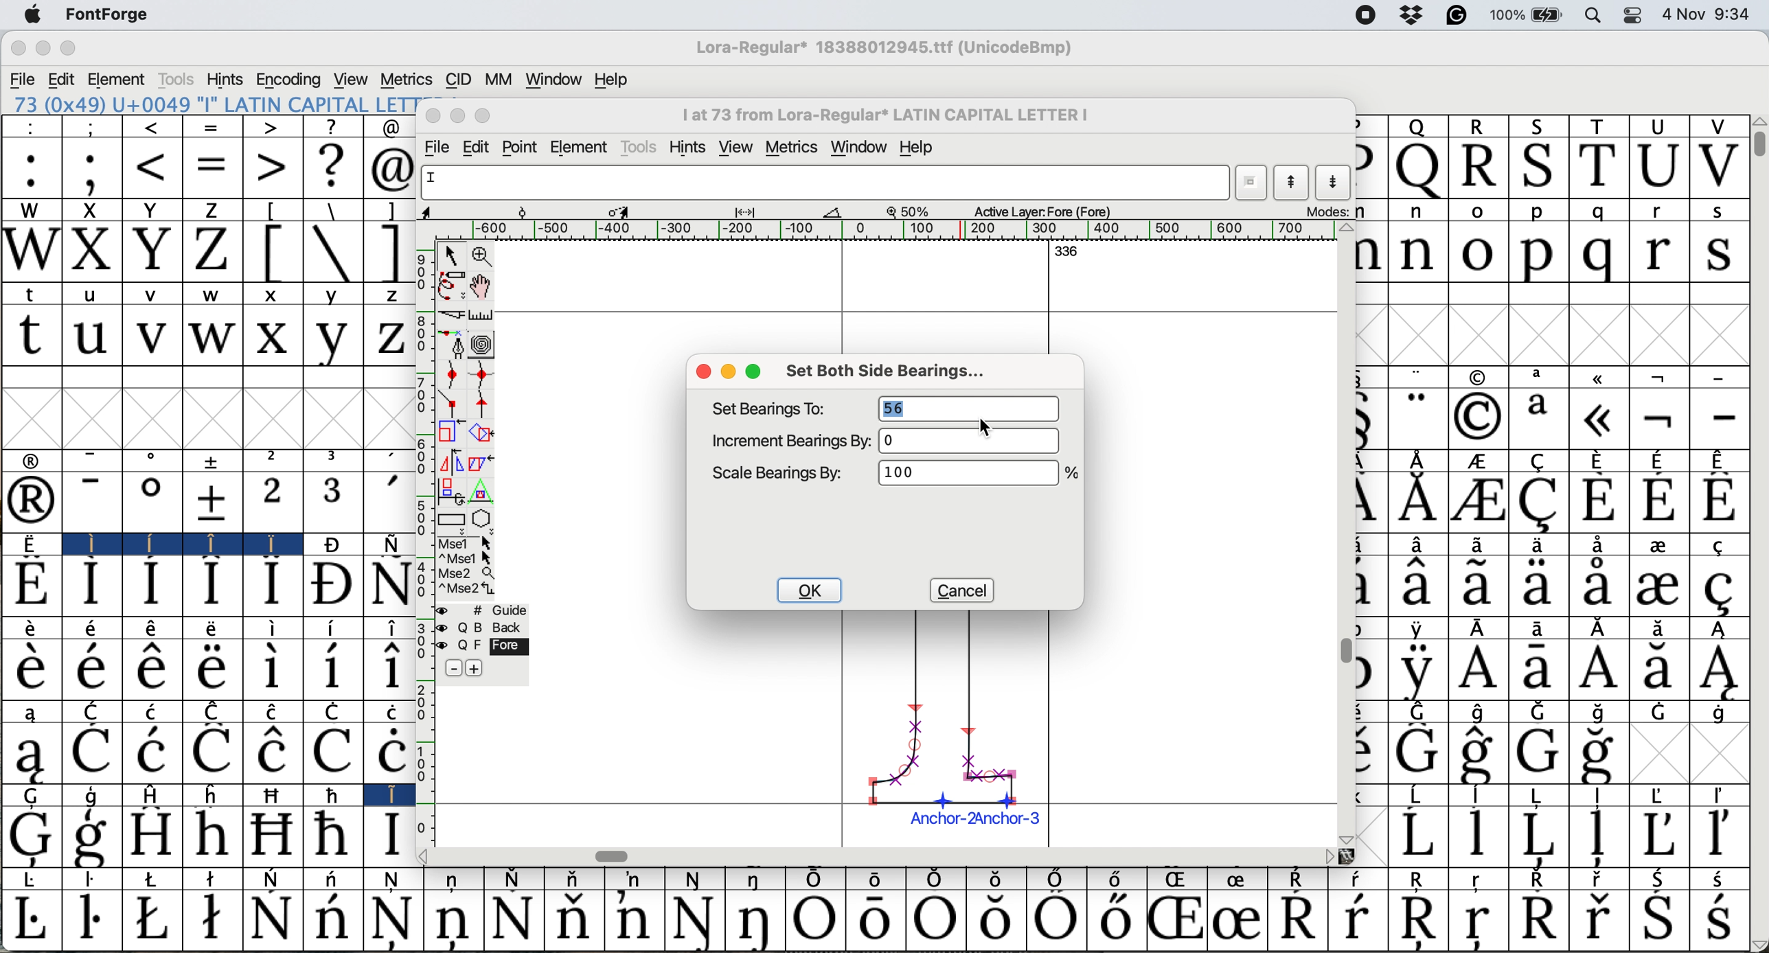 The height and width of the screenshot is (953, 1769). What do you see at coordinates (497, 79) in the screenshot?
I see `mm` at bounding box center [497, 79].